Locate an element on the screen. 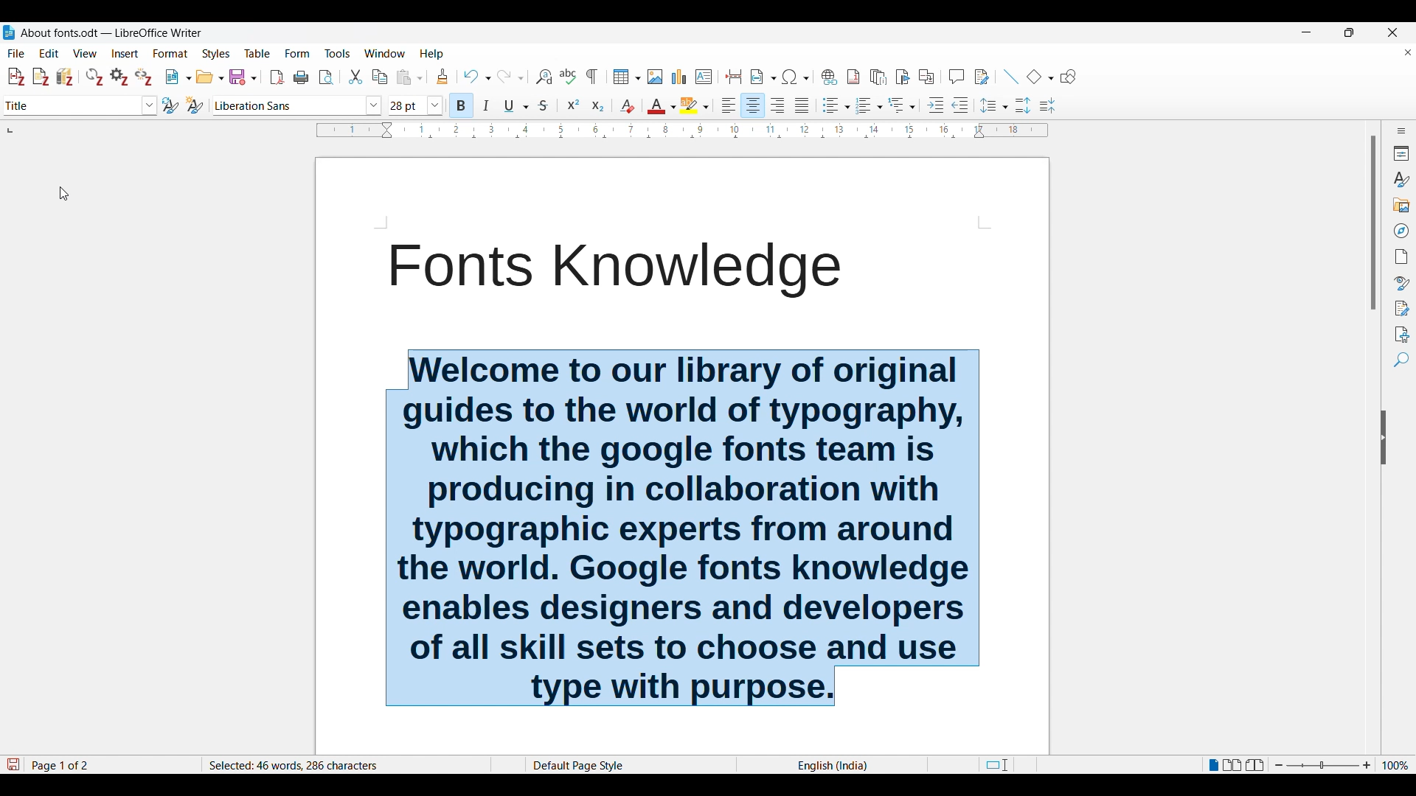 This screenshot has width=1416, height=796. Insert cross-reference is located at coordinates (927, 77).